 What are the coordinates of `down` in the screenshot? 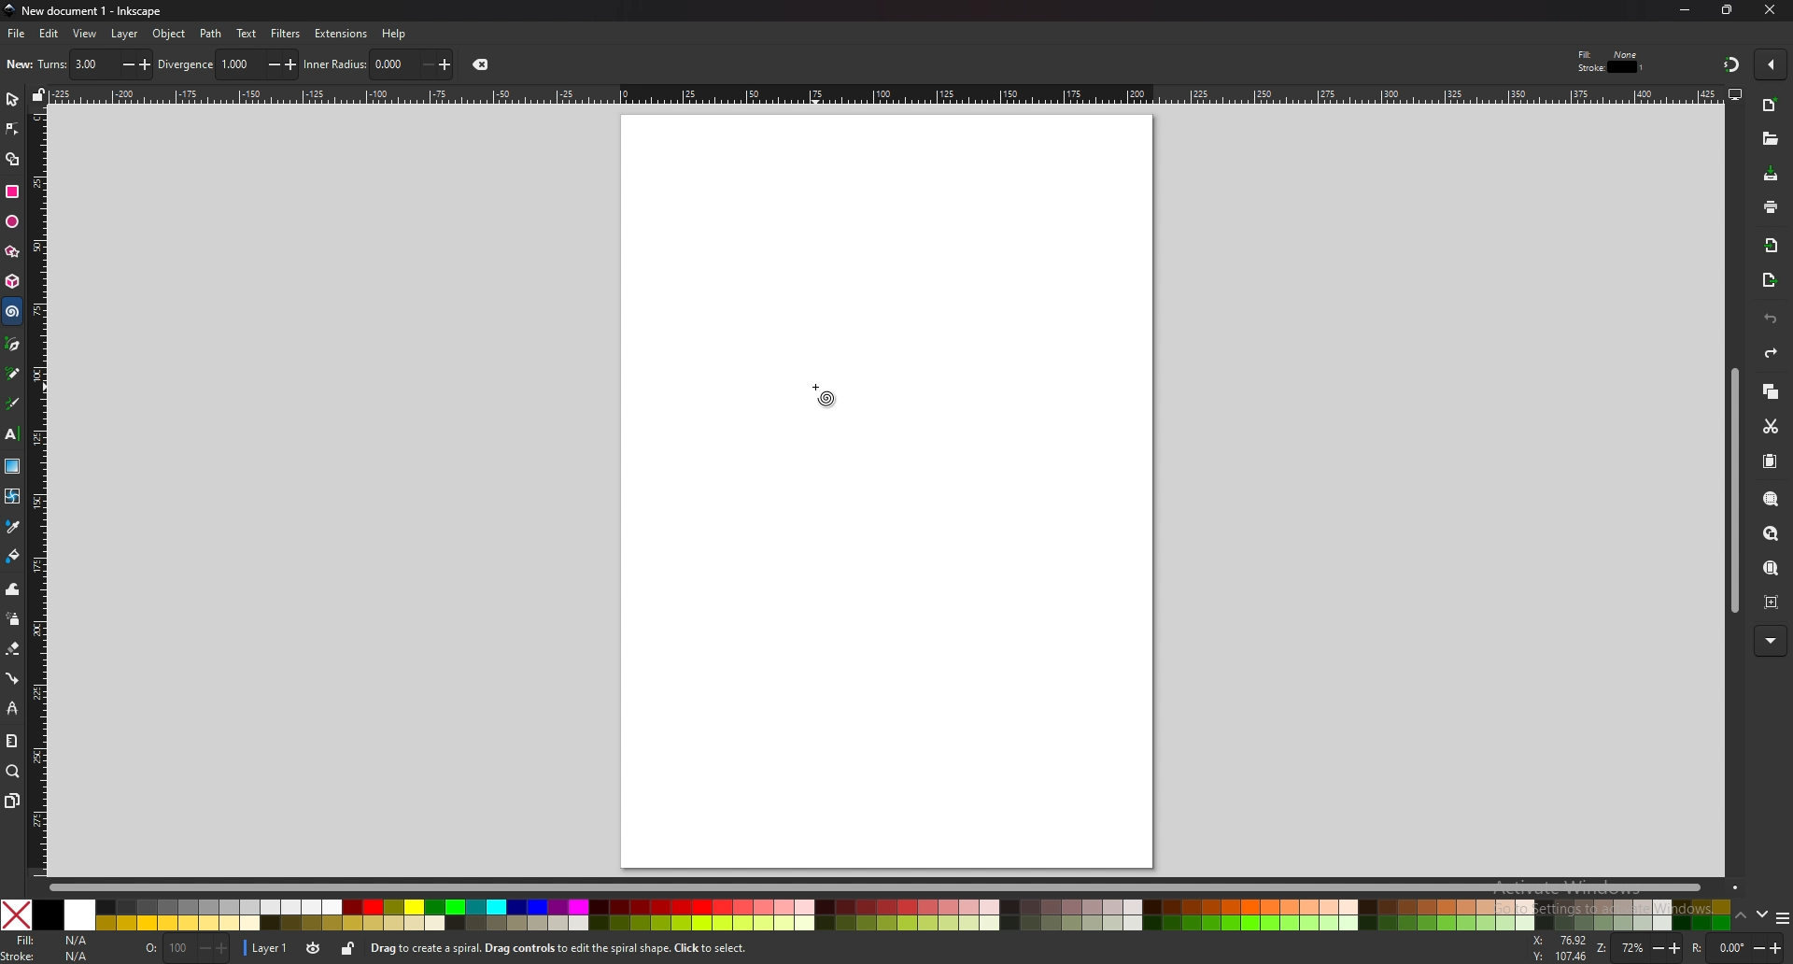 It's located at (1761, 914).